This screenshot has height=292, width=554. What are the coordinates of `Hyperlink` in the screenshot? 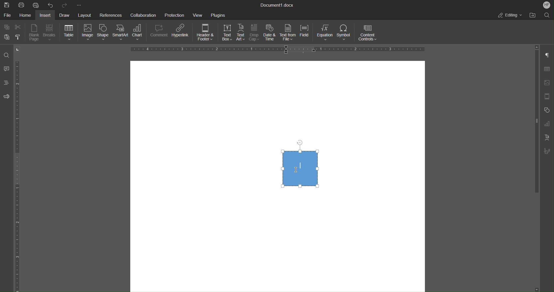 It's located at (181, 33).